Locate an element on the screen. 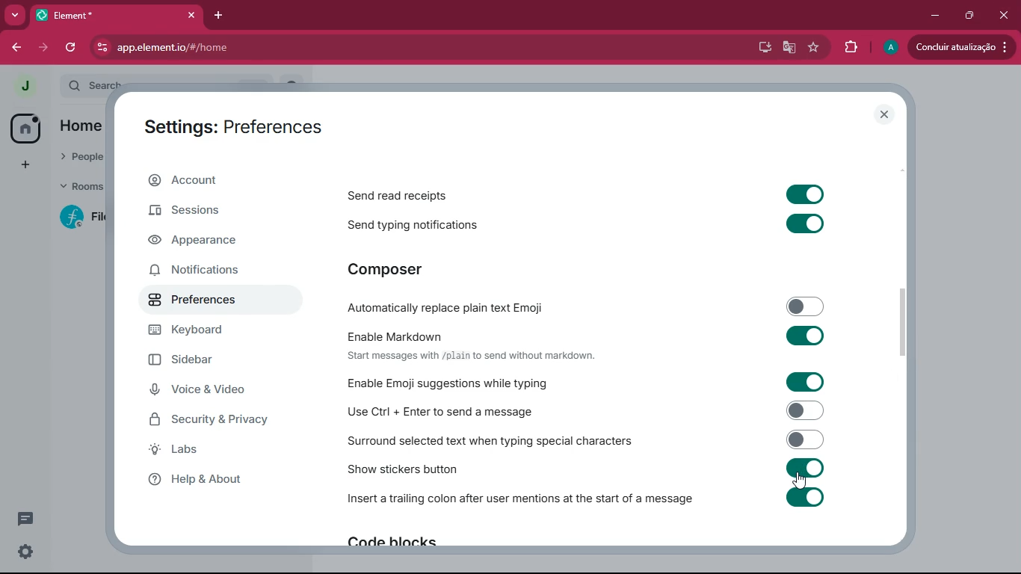 This screenshot has width=1021, height=574. Send read receipts is located at coordinates (582, 193).